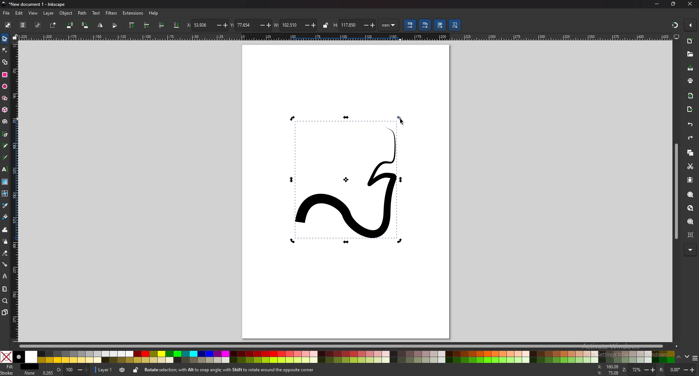  I want to click on flip vertically, so click(100, 26).